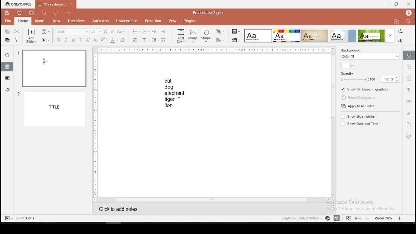 The width and height of the screenshot is (416, 234). What do you see at coordinates (44, 13) in the screenshot?
I see `undo` at bounding box center [44, 13].